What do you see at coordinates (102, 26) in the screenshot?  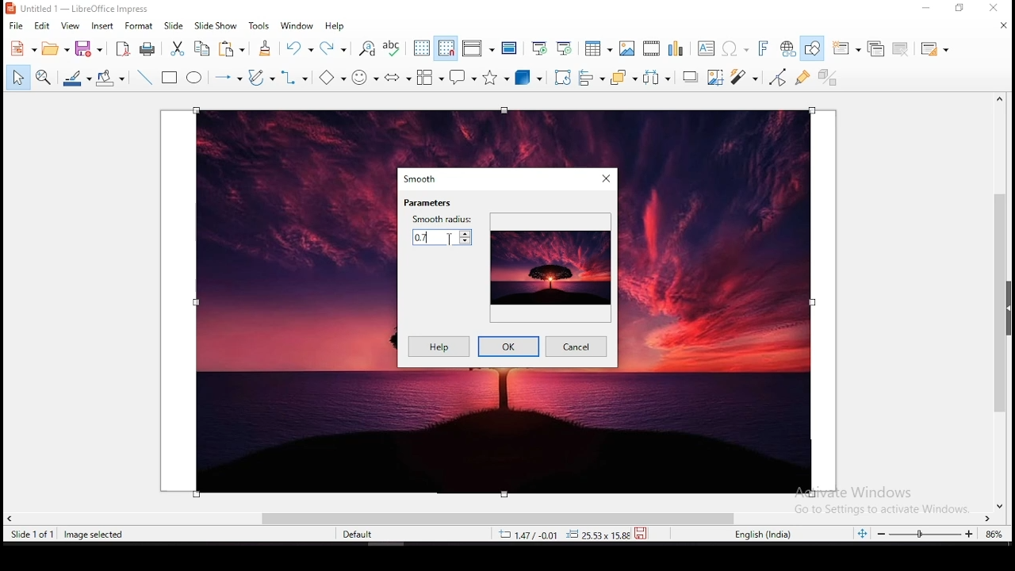 I see `insert` at bounding box center [102, 26].